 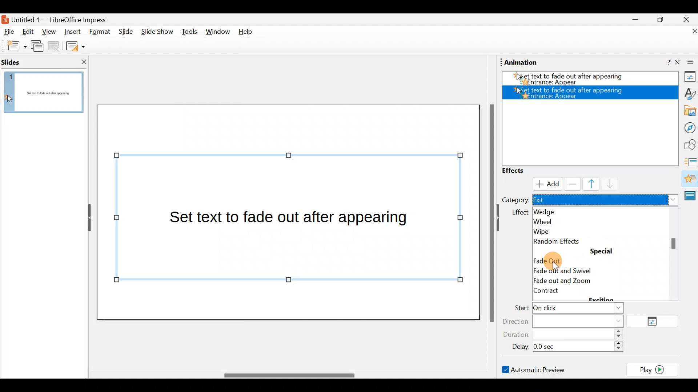 I want to click on Circle, so click(x=561, y=271).